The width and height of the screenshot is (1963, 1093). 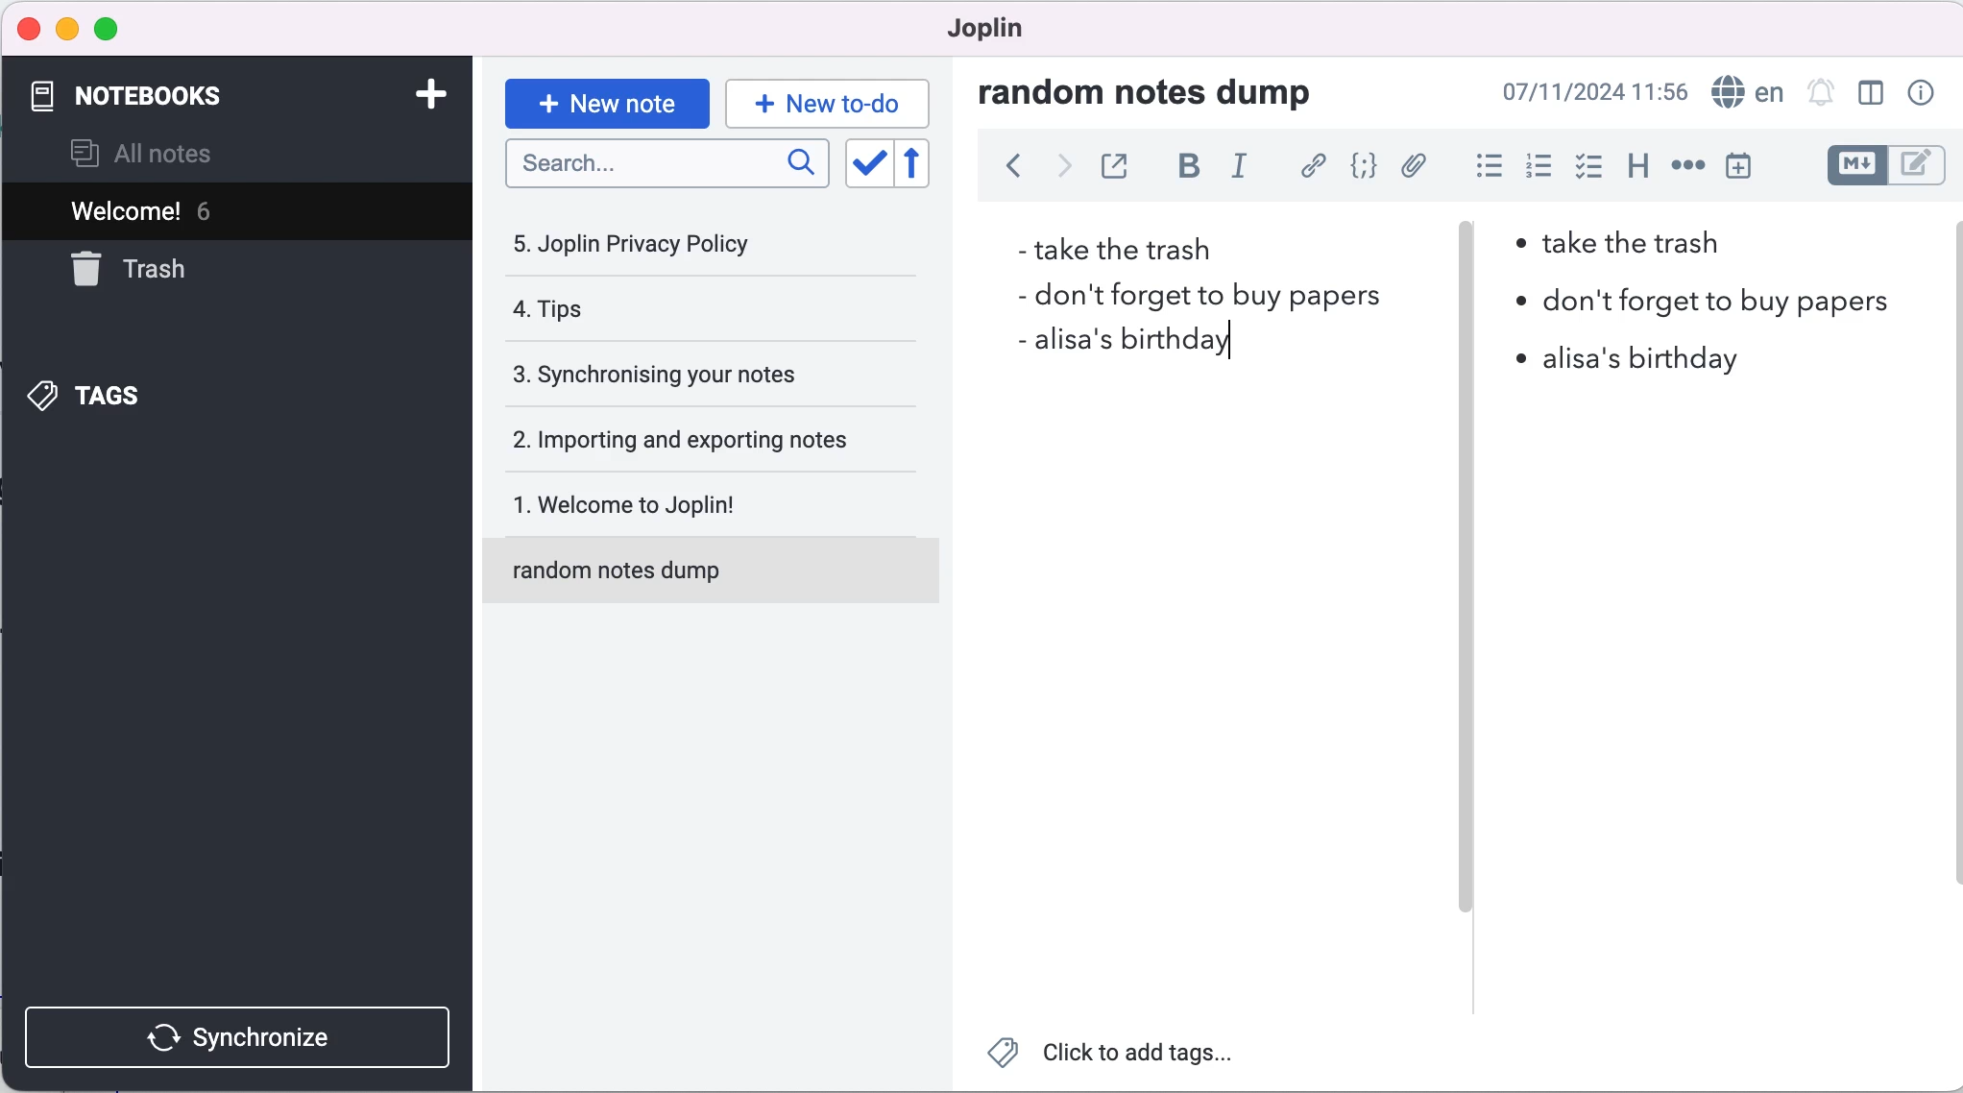 I want to click on synchronize, so click(x=242, y=1032).